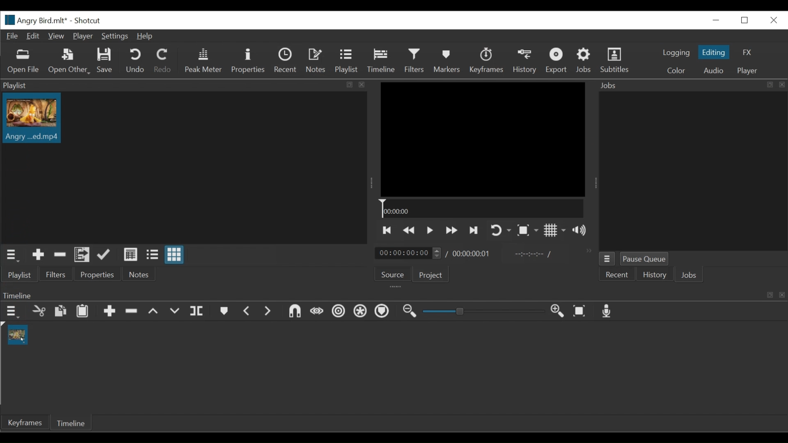 This screenshot has width=788, height=443. I want to click on Help, so click(144, 37).